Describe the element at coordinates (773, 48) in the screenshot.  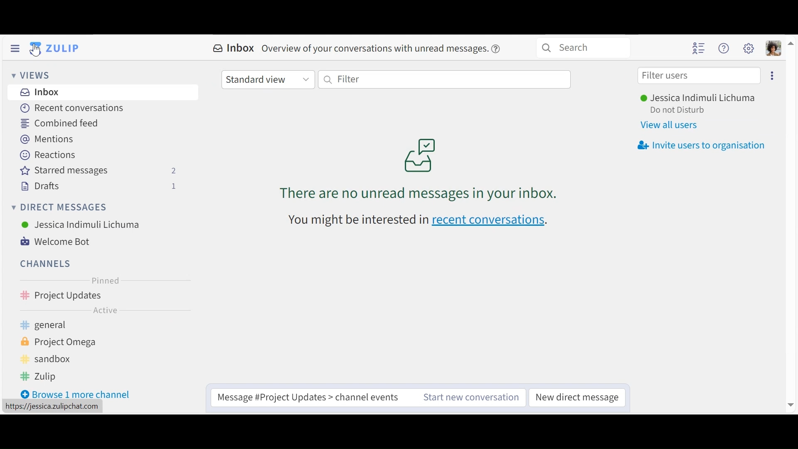
I see `Personal menu` at that location.